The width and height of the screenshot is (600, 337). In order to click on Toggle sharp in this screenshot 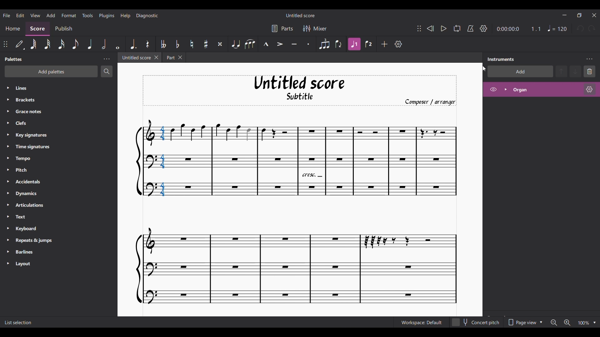, I will do `click(206, 44)`.